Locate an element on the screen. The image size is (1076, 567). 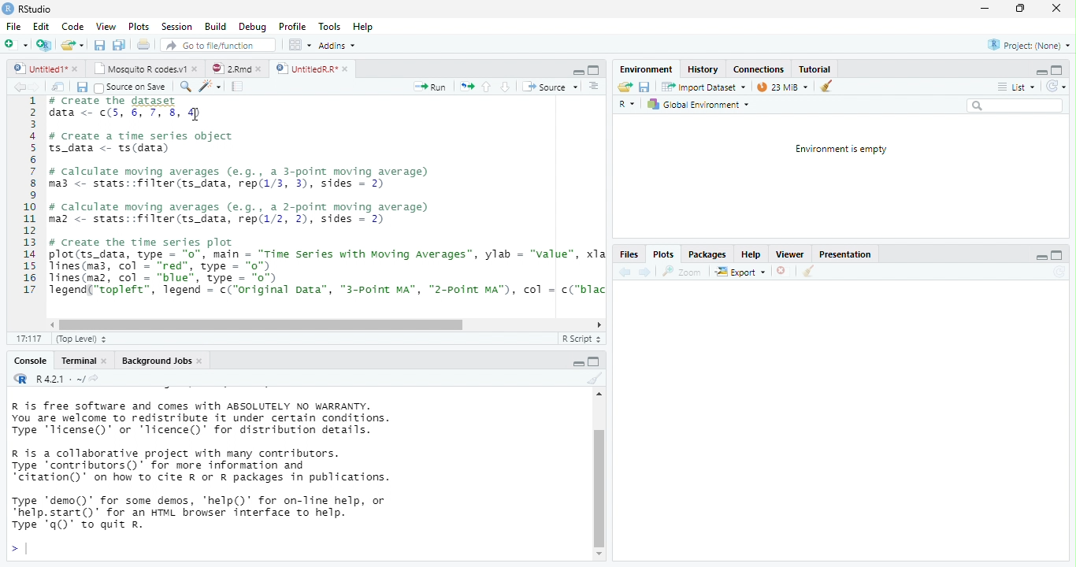
Run is located at coordinates (431, 87).